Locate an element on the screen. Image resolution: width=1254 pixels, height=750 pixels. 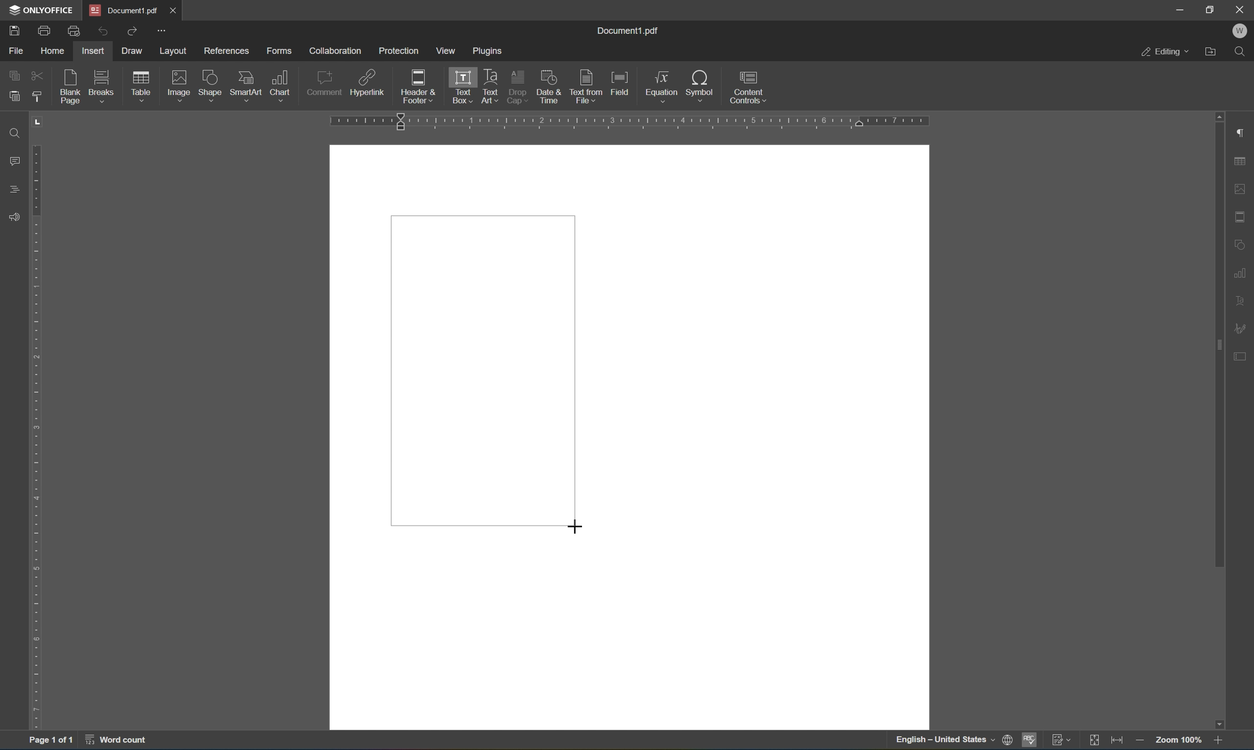
paste is located at coordinates (12, 97).